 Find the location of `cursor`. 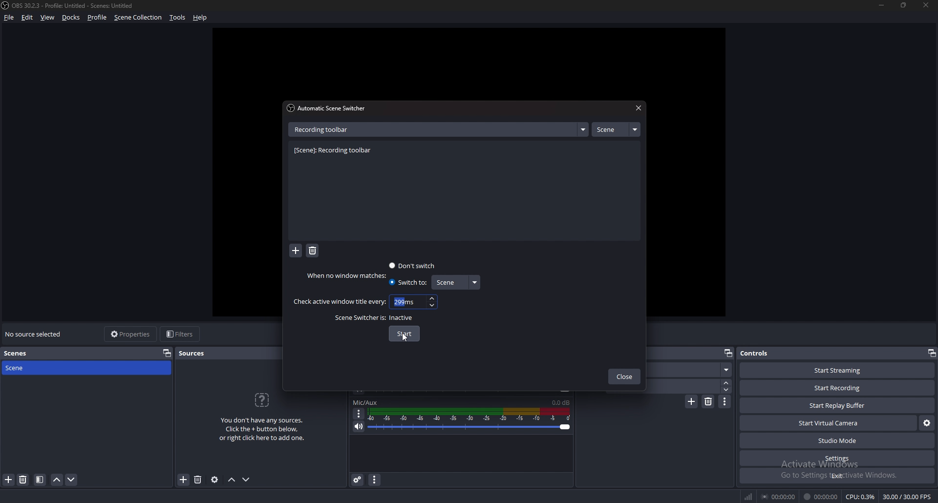

cursor is located at coordinates (404, 338).